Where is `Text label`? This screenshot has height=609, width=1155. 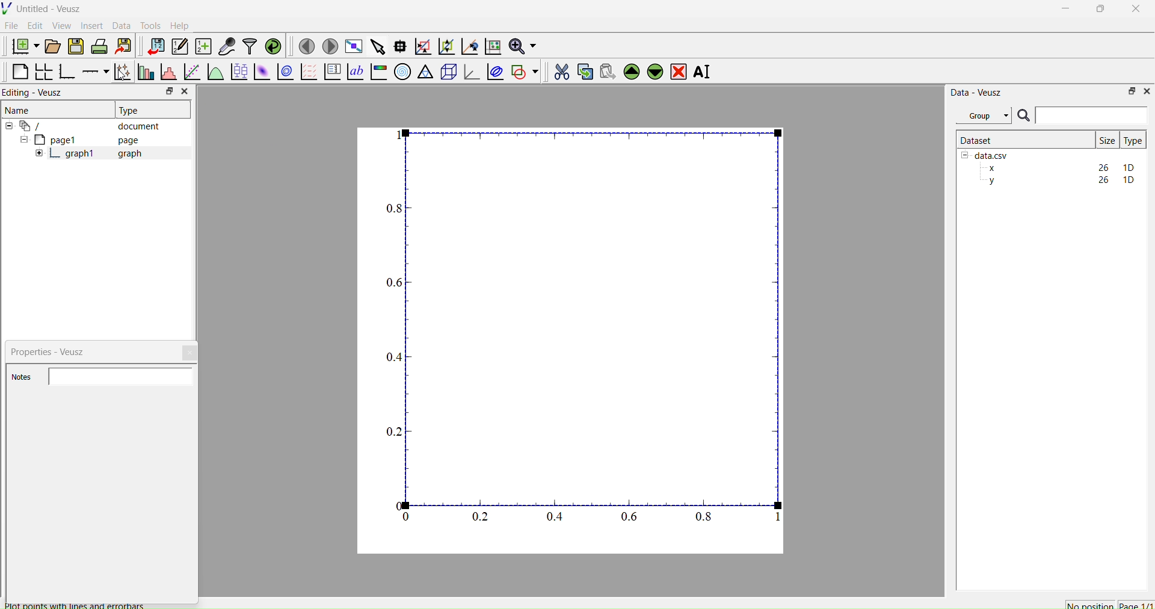
Text label is located at coordinates (354, 72).